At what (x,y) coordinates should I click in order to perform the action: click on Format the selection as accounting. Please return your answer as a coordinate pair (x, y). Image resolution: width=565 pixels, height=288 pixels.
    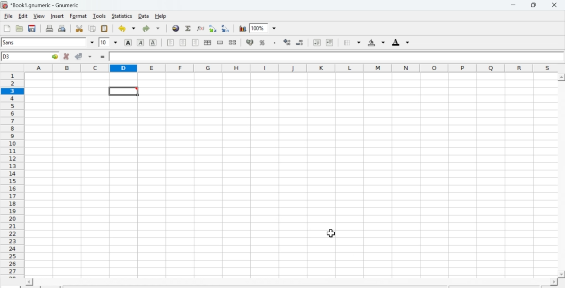
    Looking at the image, I should click on (250, 42).